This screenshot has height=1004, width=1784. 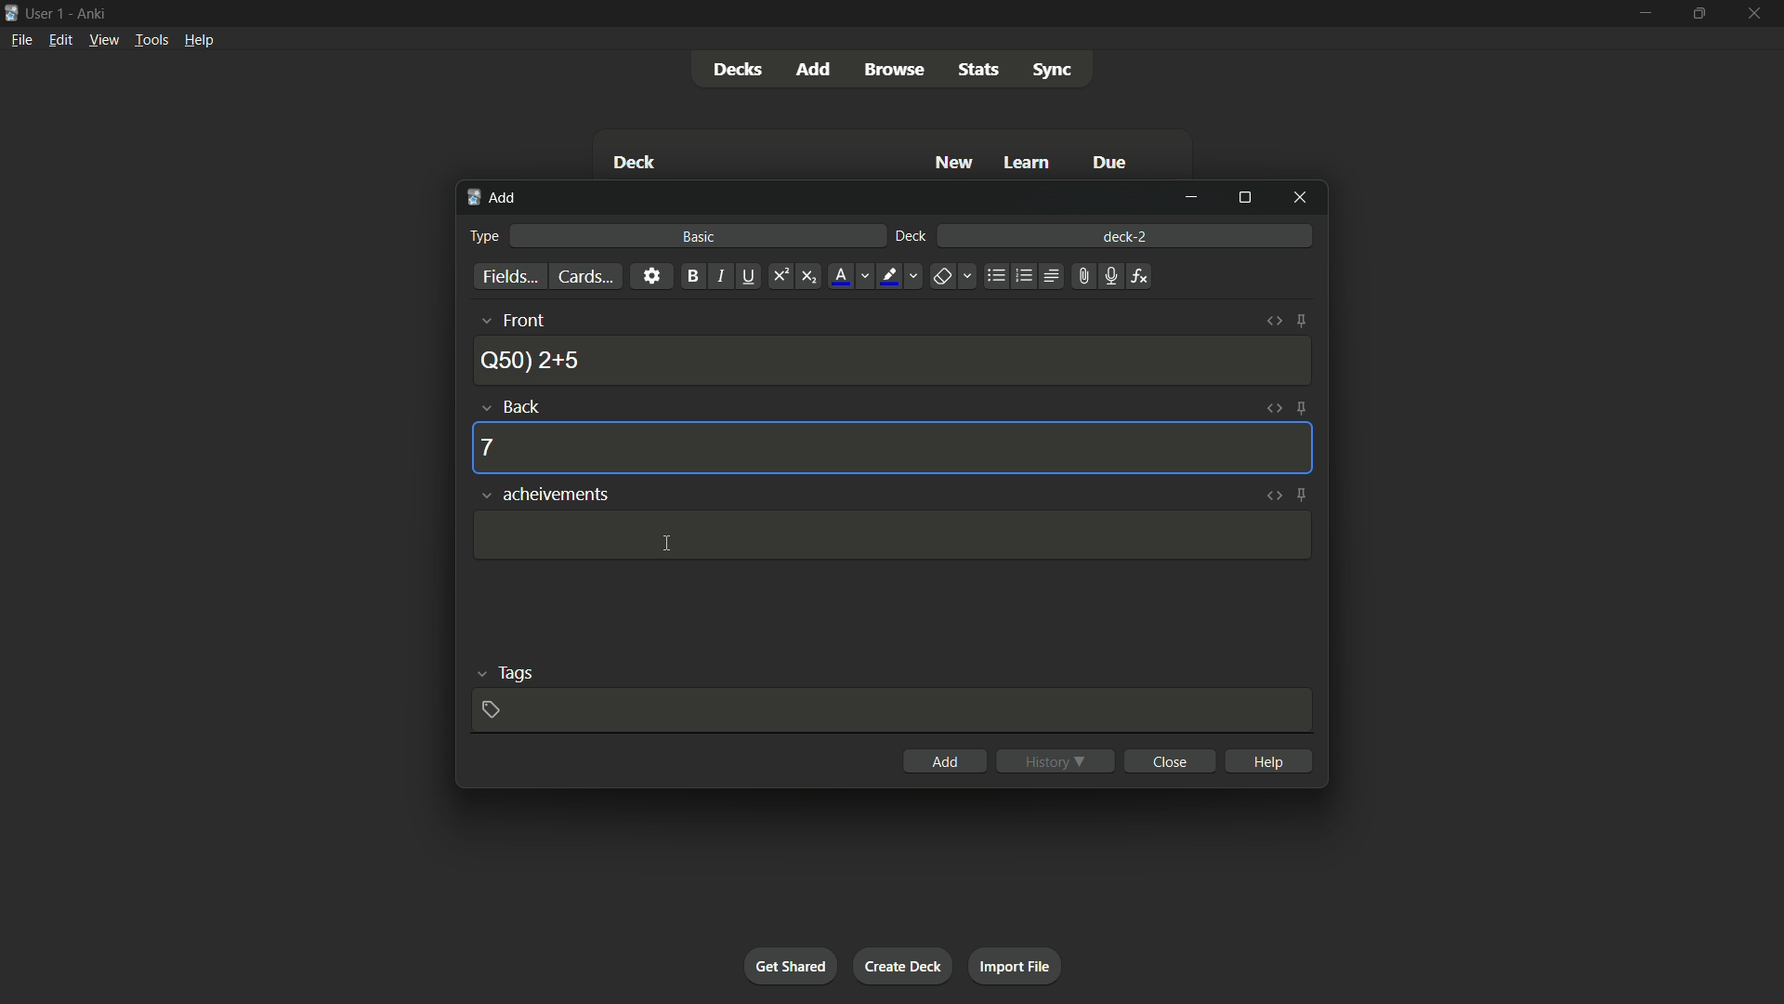 I want to click on toggle sticky, so click(x=1299, y=408).